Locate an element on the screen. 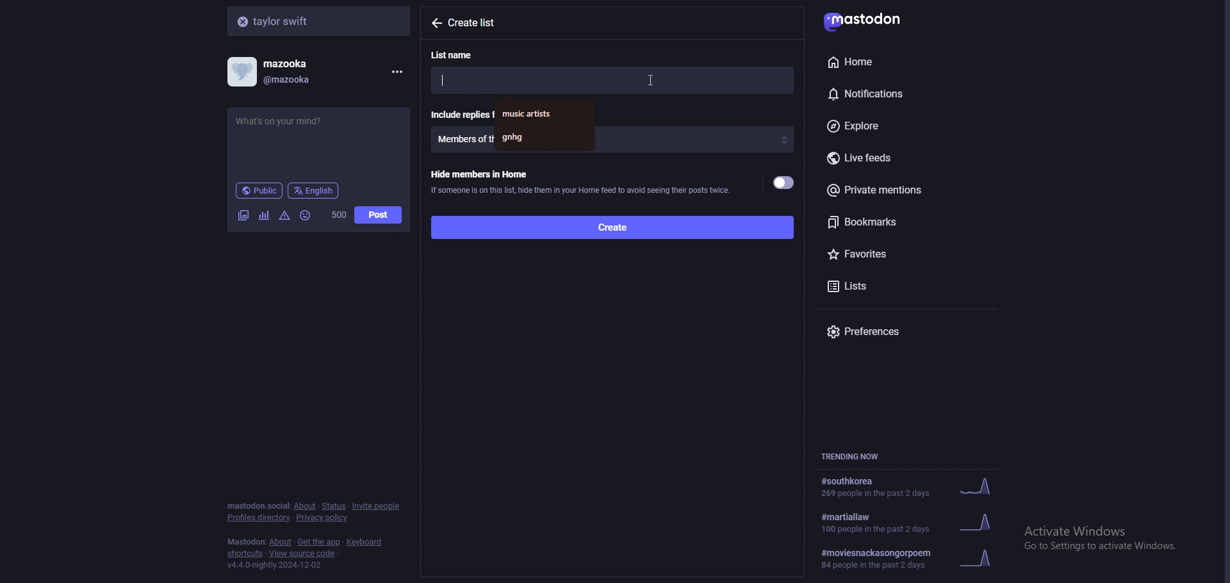 This screenshot has width=1230, height=583. mastodon social is located at coordinates (258, 506).